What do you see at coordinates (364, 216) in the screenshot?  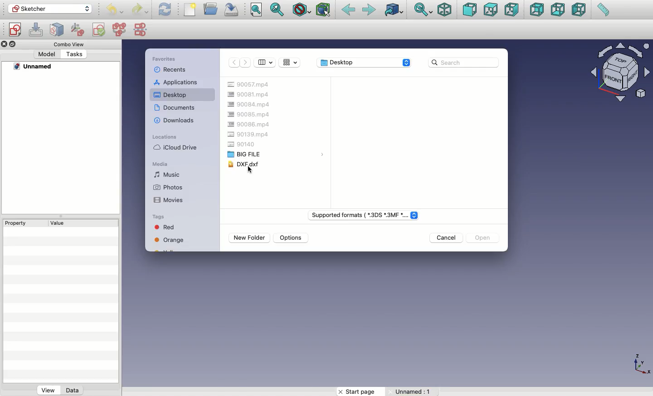 I see `File type` at bounding box center [364, 216].